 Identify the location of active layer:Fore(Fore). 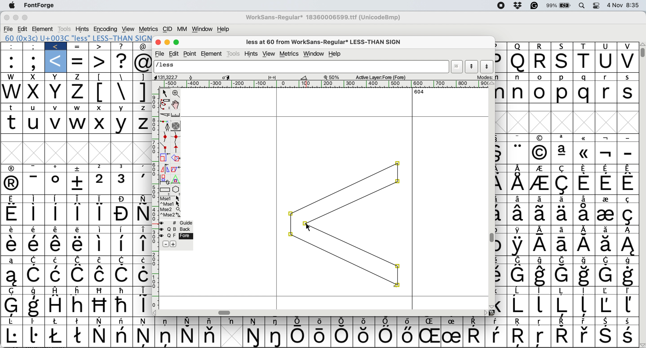
(381, 77).